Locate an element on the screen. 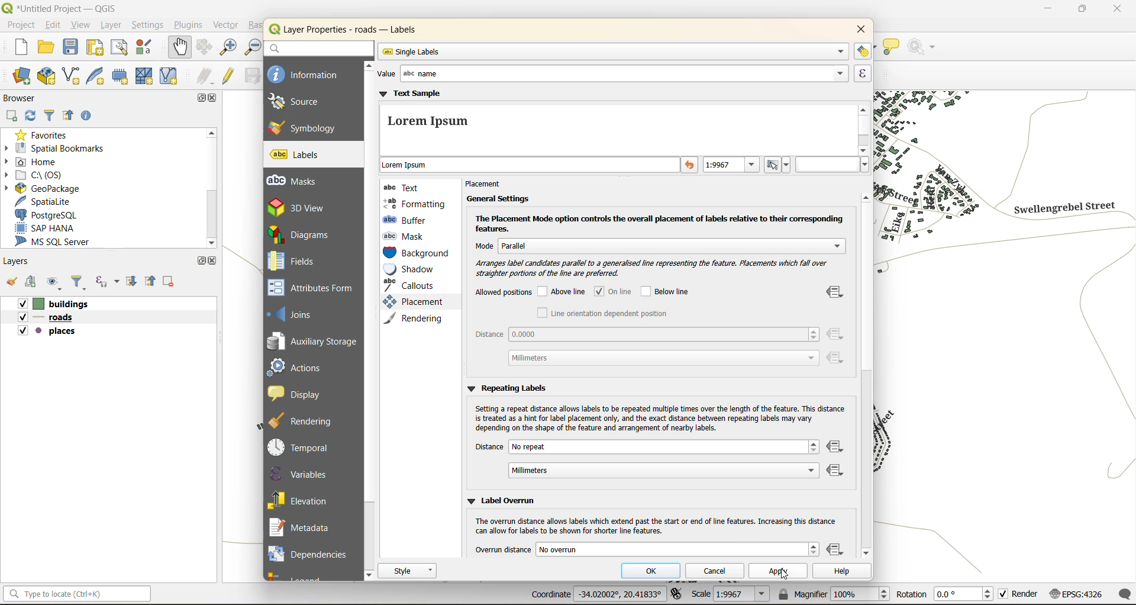 This screenshot has height=605, width=1136. data defined override is located at coordinates (837, 551).